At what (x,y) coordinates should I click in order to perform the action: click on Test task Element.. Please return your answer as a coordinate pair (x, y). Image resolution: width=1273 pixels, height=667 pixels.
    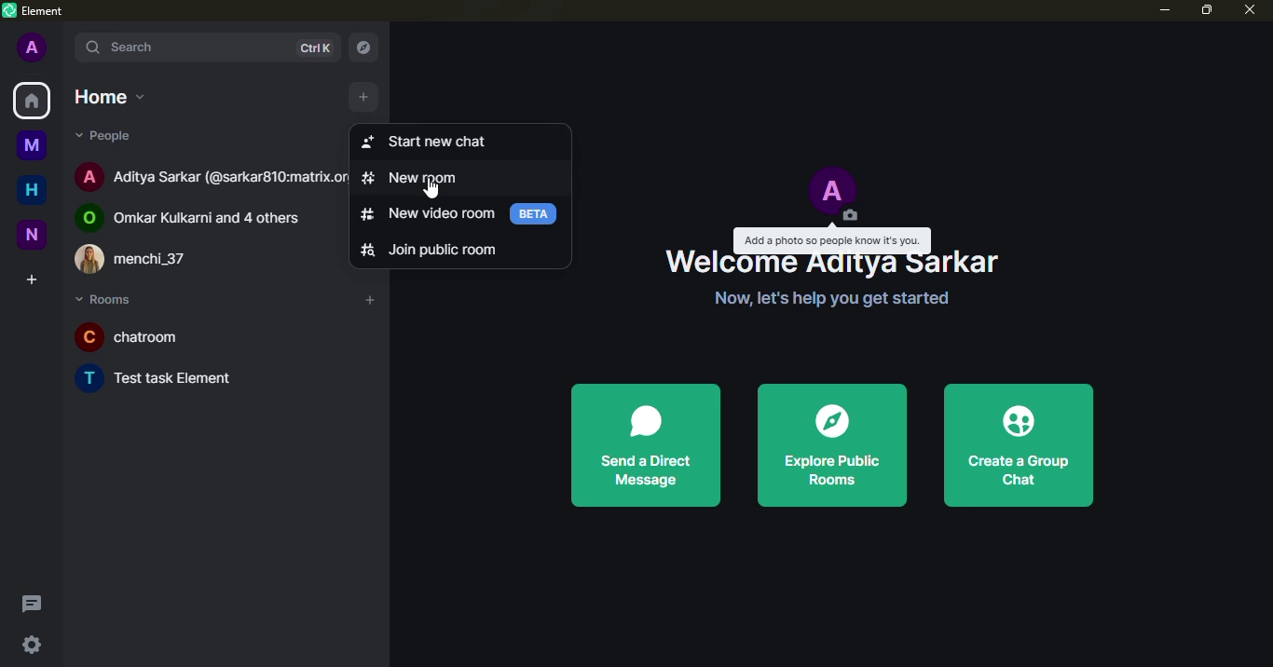
    Looking at the image, I should click on (158, 378).